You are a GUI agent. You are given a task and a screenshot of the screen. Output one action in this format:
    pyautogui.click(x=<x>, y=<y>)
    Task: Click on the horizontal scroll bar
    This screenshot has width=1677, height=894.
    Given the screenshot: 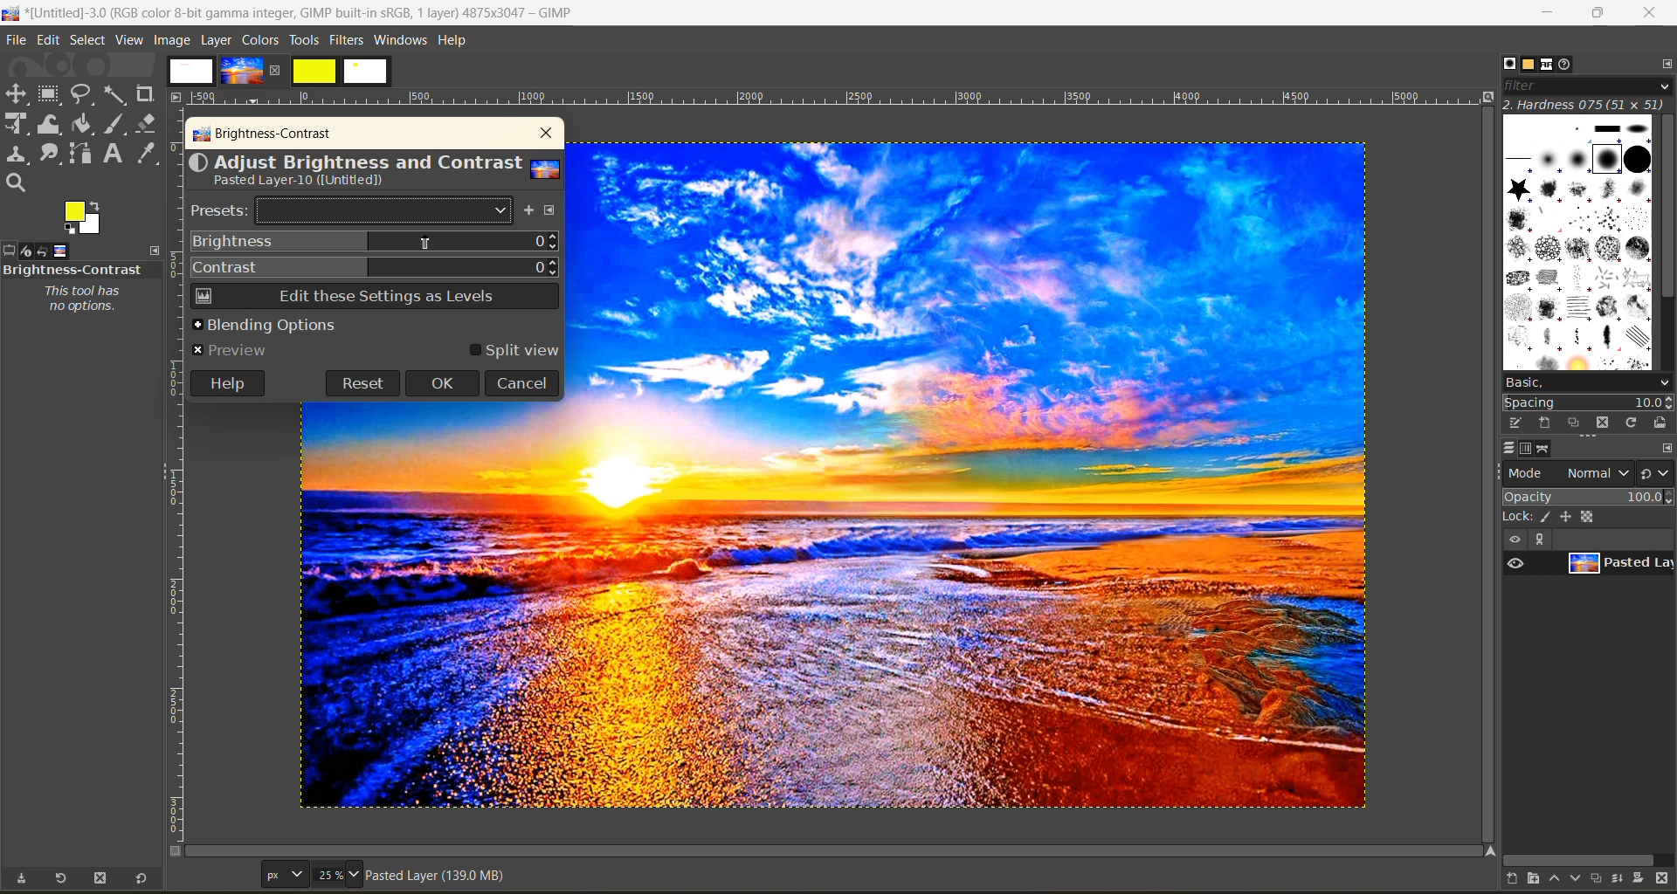 What is the action you would take?
    pyautogui.click(x=77, y=860)
    